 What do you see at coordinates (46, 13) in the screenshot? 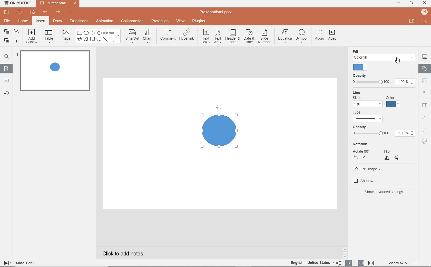
I see `undo` at bounding box center [46, 13].